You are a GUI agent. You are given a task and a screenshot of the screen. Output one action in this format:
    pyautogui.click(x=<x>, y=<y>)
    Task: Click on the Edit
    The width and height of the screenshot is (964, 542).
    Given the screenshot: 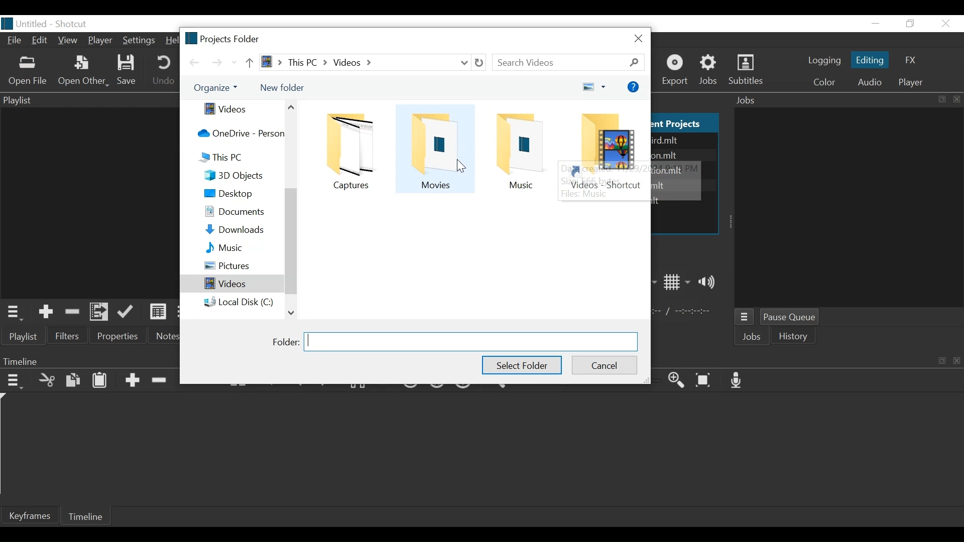 What is the action you would take?
    pyautogui.click(x=40, y=42)
    